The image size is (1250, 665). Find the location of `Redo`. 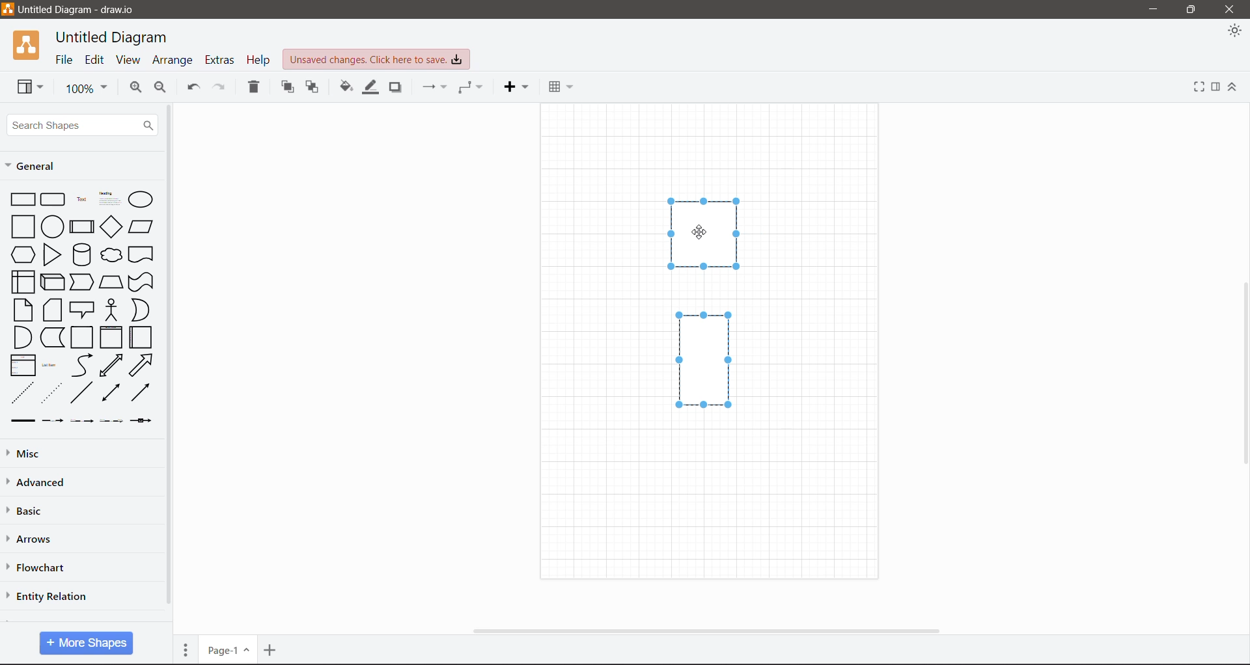

Redo is located at coordinates (223, 88).